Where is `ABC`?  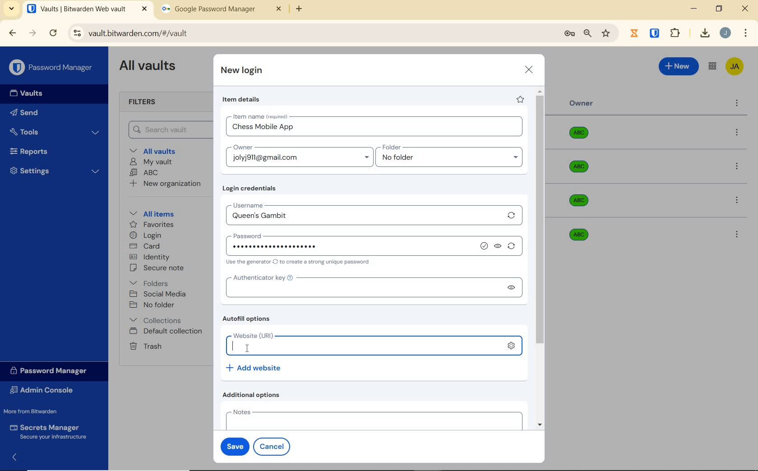
ABC is located at coordinates (144, 172).